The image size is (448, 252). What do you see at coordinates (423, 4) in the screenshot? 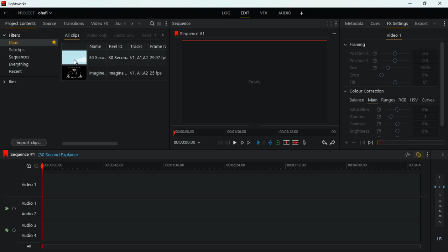
I see `maximize` at bounding box center [423, 4].